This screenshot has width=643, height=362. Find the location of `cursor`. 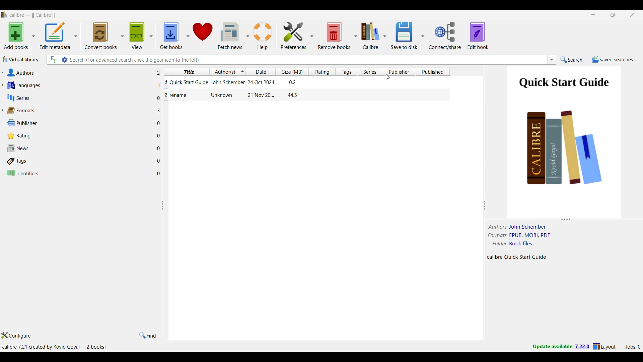

cursor is located at coordinates (389, 78).